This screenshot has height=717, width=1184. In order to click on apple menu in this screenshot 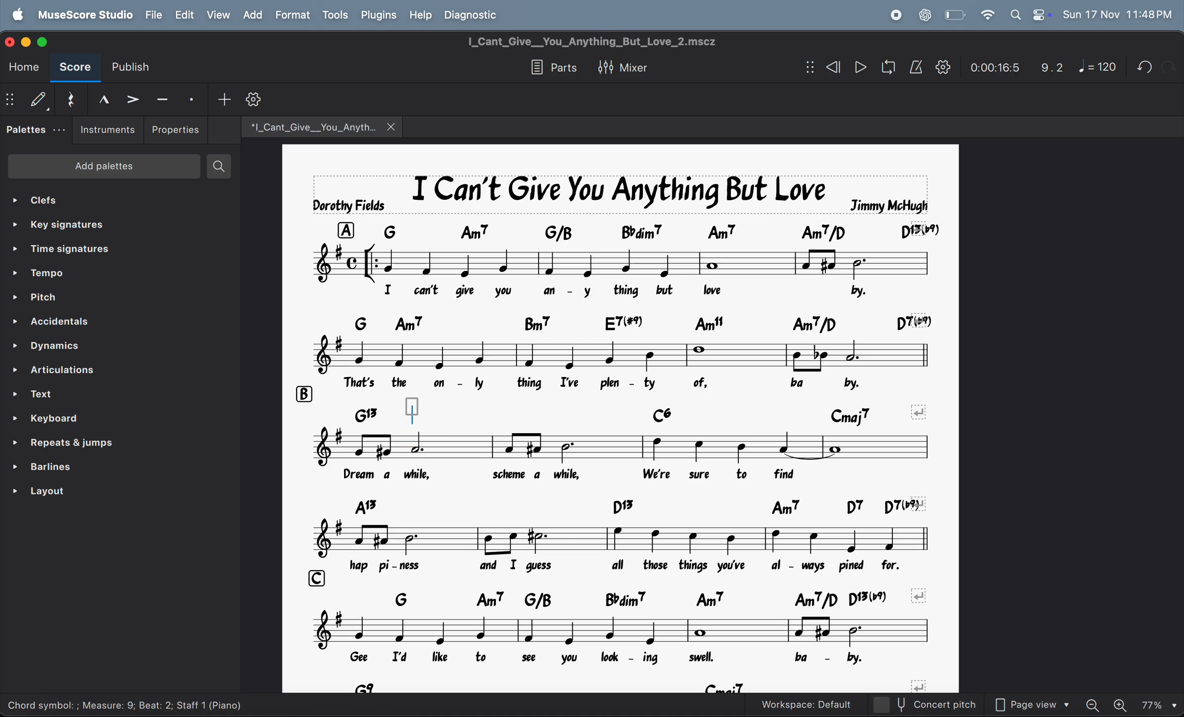, I will do `click(17, 14)`.